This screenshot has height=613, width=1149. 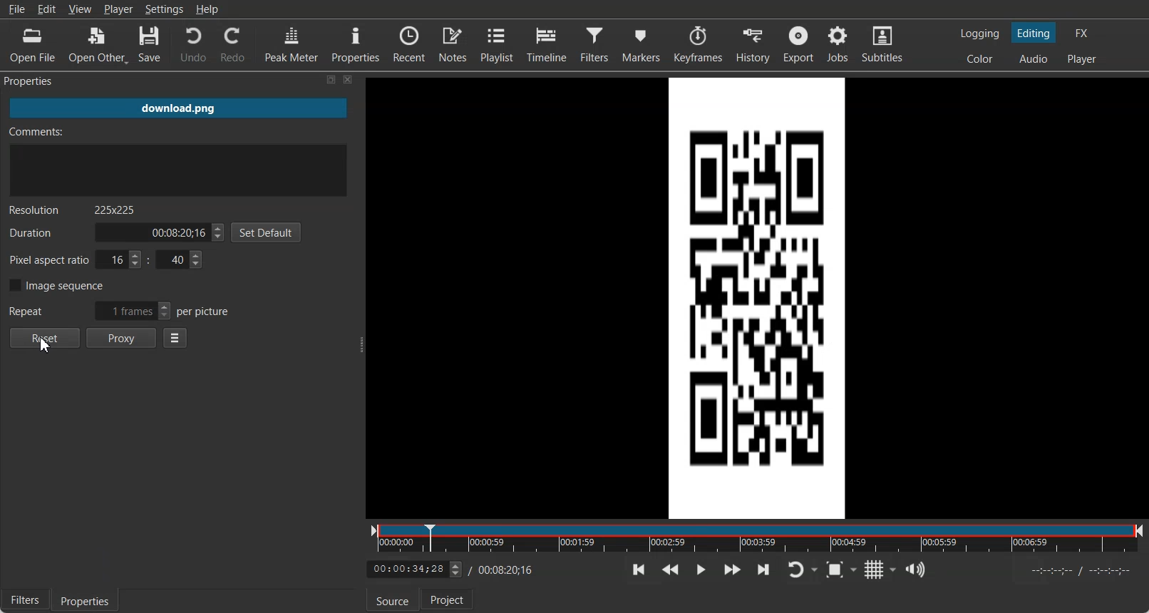 What do you see at coordinates (763, 569) in the screenshot?
I see `Skip to the next point` at bounding box center [763, 569].